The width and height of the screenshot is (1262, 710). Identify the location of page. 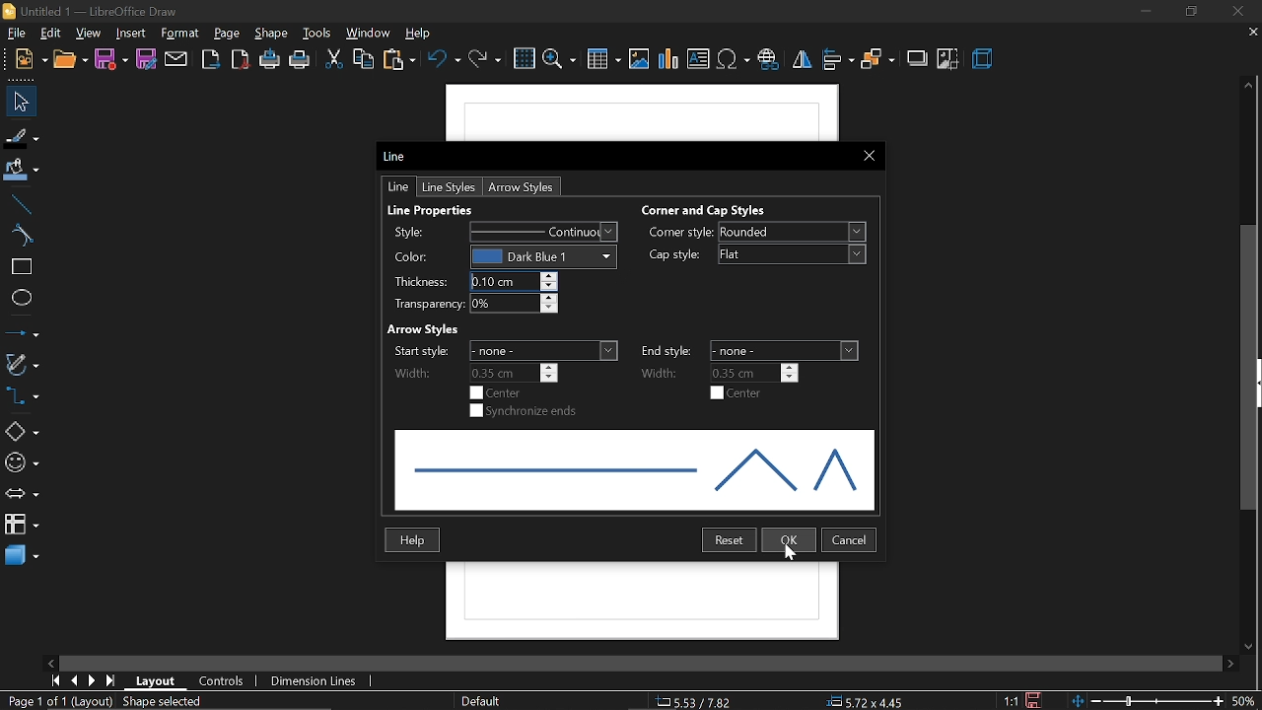
(227, 34).